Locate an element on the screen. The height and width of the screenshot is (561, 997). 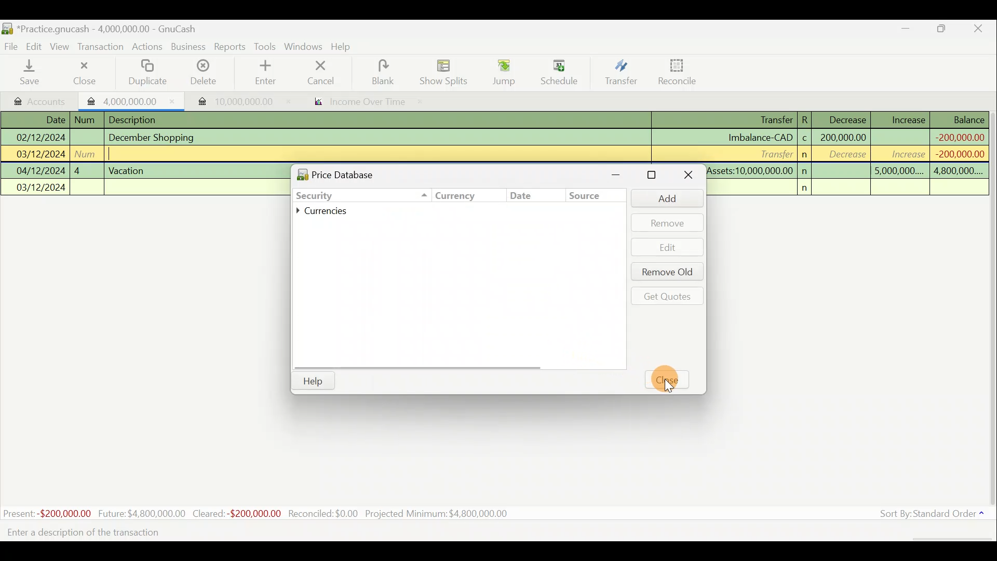
Maximise is located at coordinates (653, 175).